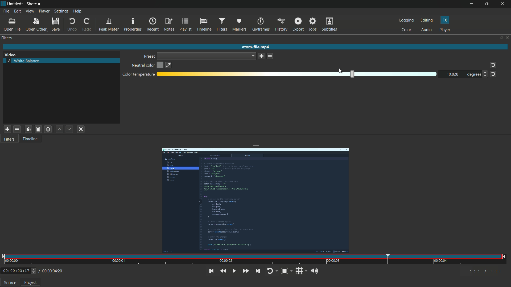  Describe the element at coordinates (314, 24) in the screenshot. I see `jobs` at that location.